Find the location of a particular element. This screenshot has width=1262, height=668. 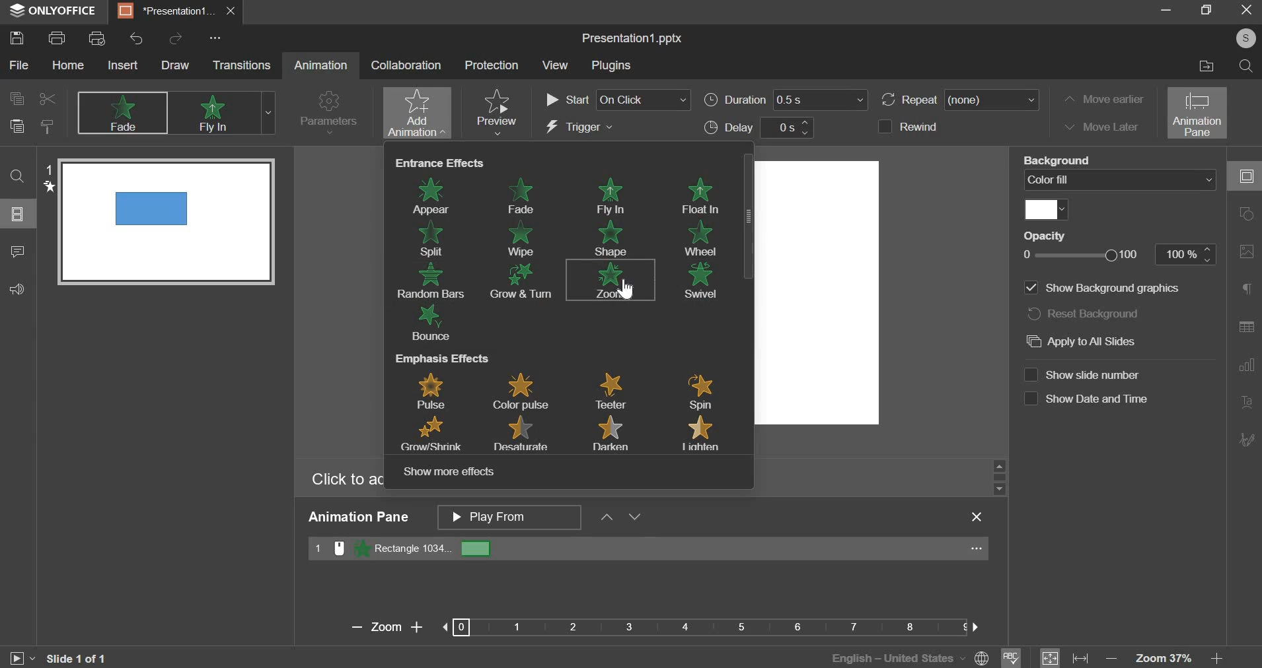

slide layout is located at coordinates (1246, 215).